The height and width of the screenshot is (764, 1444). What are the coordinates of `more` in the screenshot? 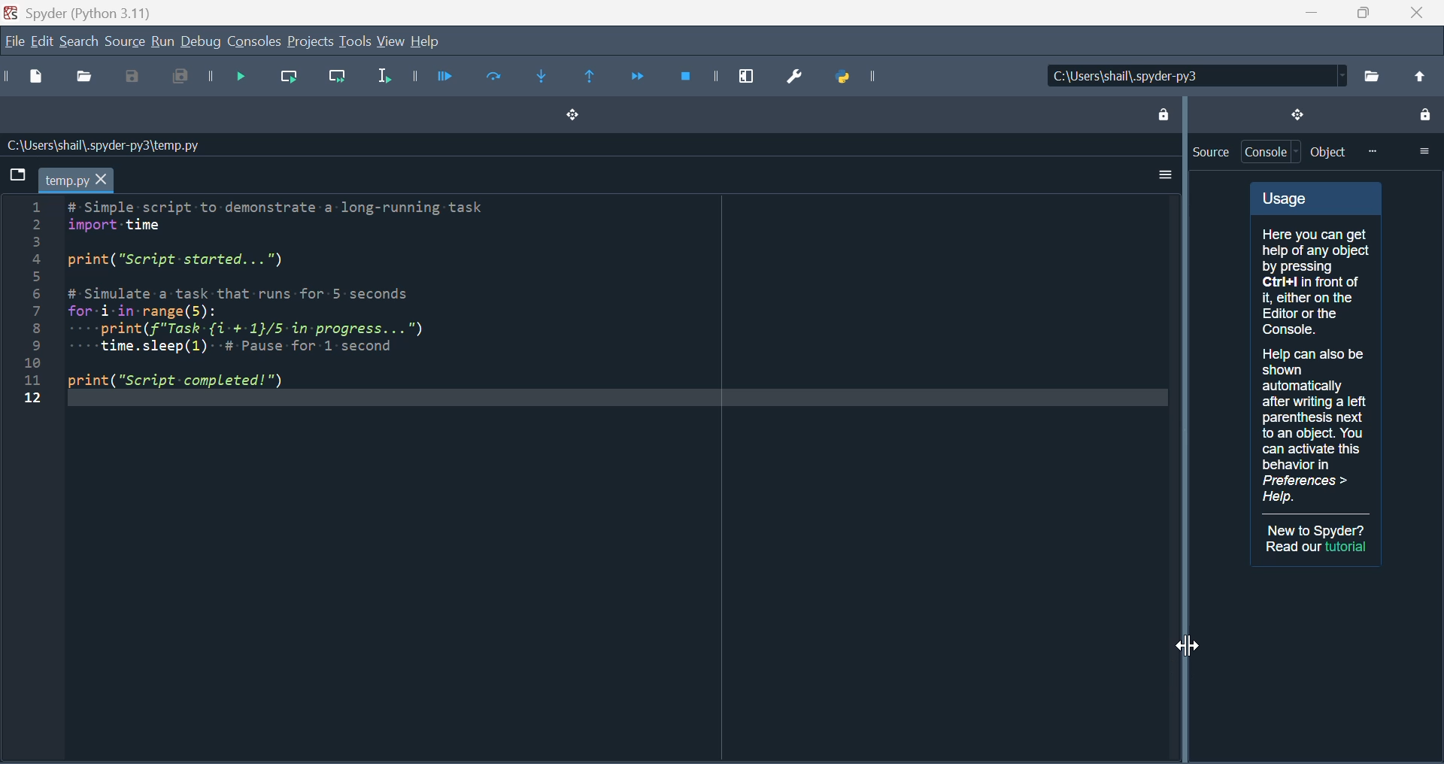 It's located at (1372, 151).